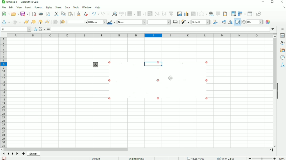  I want to click on Freeze rows and columns, so click(242, 14).